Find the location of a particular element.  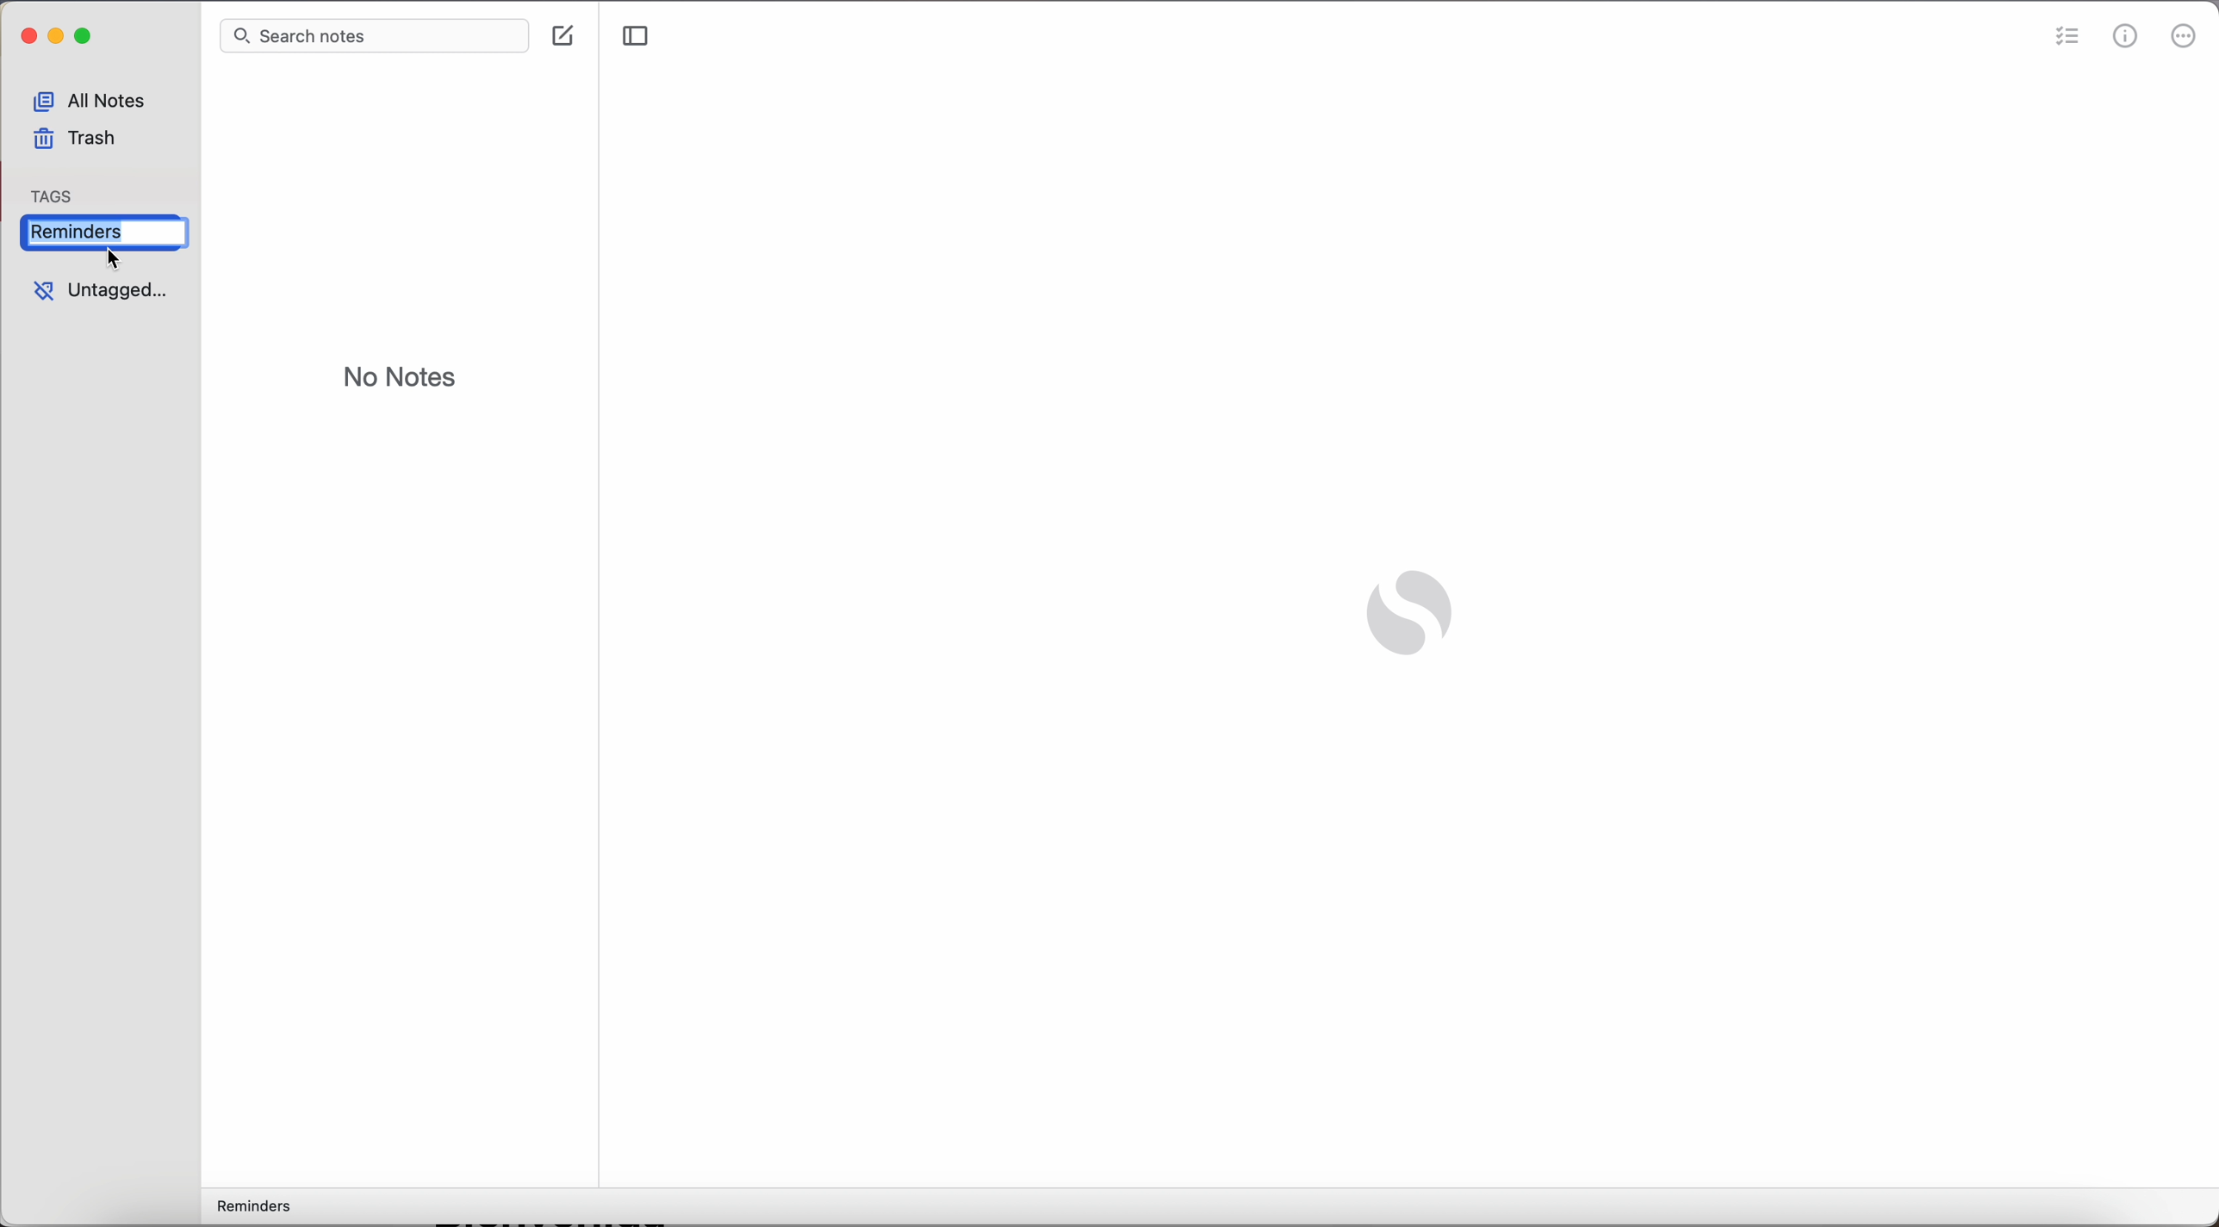

all notes is located at coordinates (97, 97).